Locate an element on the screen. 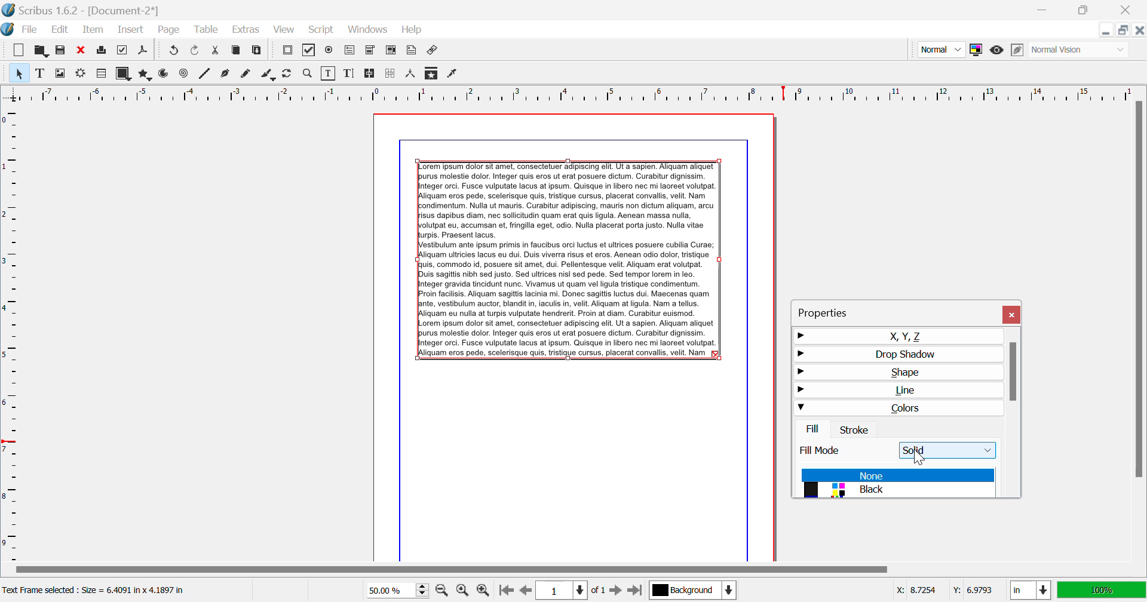 This screenshot has height=602, width=1147. Cursor Position is located at coordinates (918, 455).